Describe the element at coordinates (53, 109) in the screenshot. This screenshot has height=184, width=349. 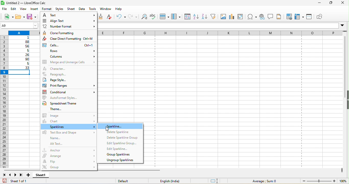
I see `theme` at that location.